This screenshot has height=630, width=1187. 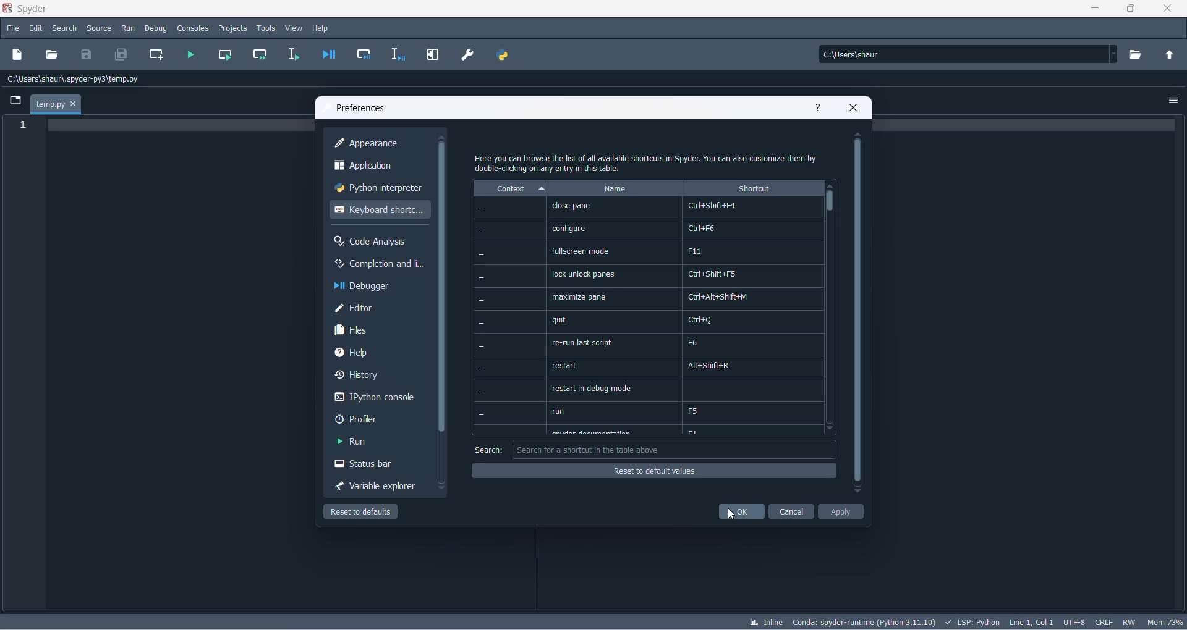 What do you see at coordinates (792, 512) in the screenshot?
I see `cancel` at bounding box center [792, 512].